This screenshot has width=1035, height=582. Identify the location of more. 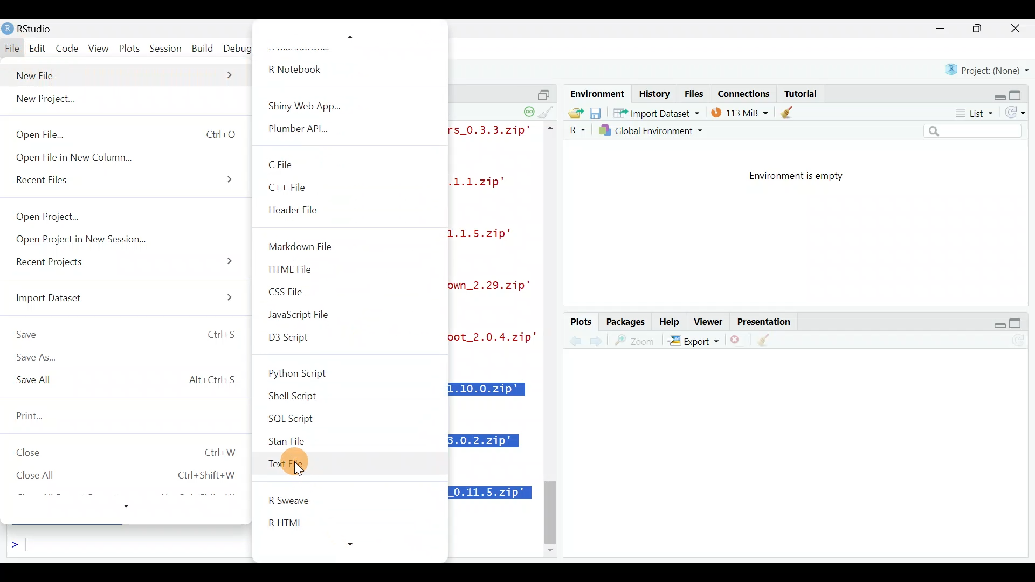
(349, 36).